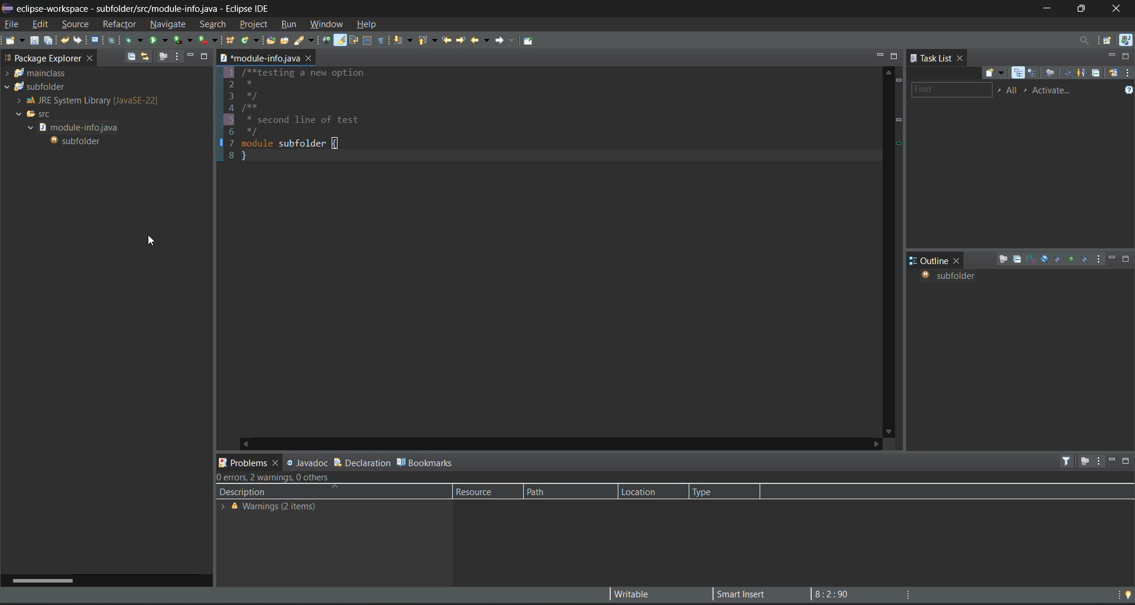 The image size is (1135, 605). I want to click on hide local types, so click(1085, 259).